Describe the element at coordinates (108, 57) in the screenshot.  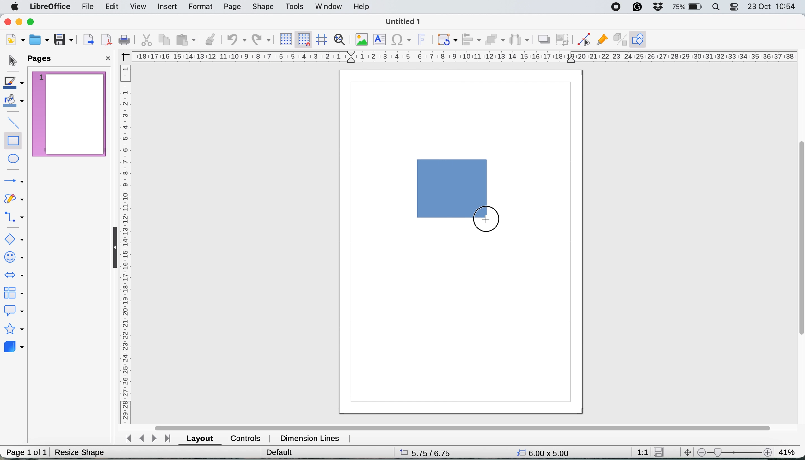
I see `close` at that location.